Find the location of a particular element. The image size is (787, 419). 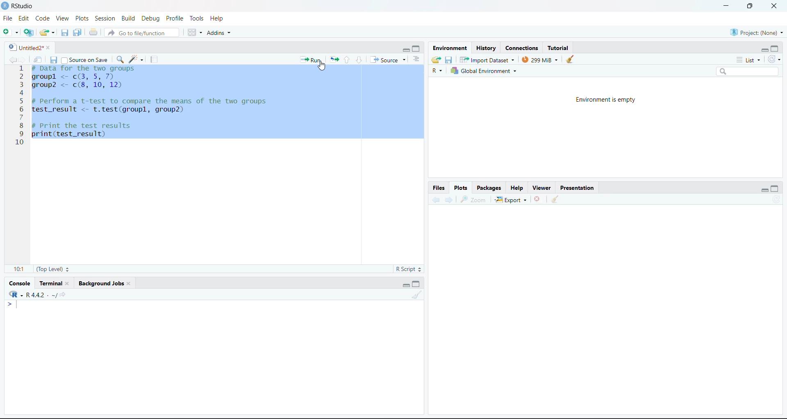

clear all plots is located at coordinates (555, 200).